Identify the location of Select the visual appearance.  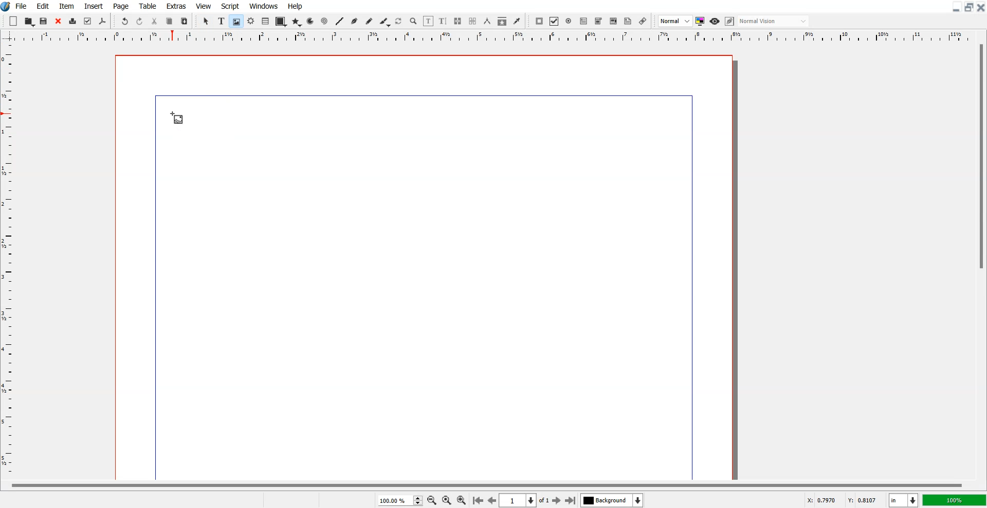
(774, 22).